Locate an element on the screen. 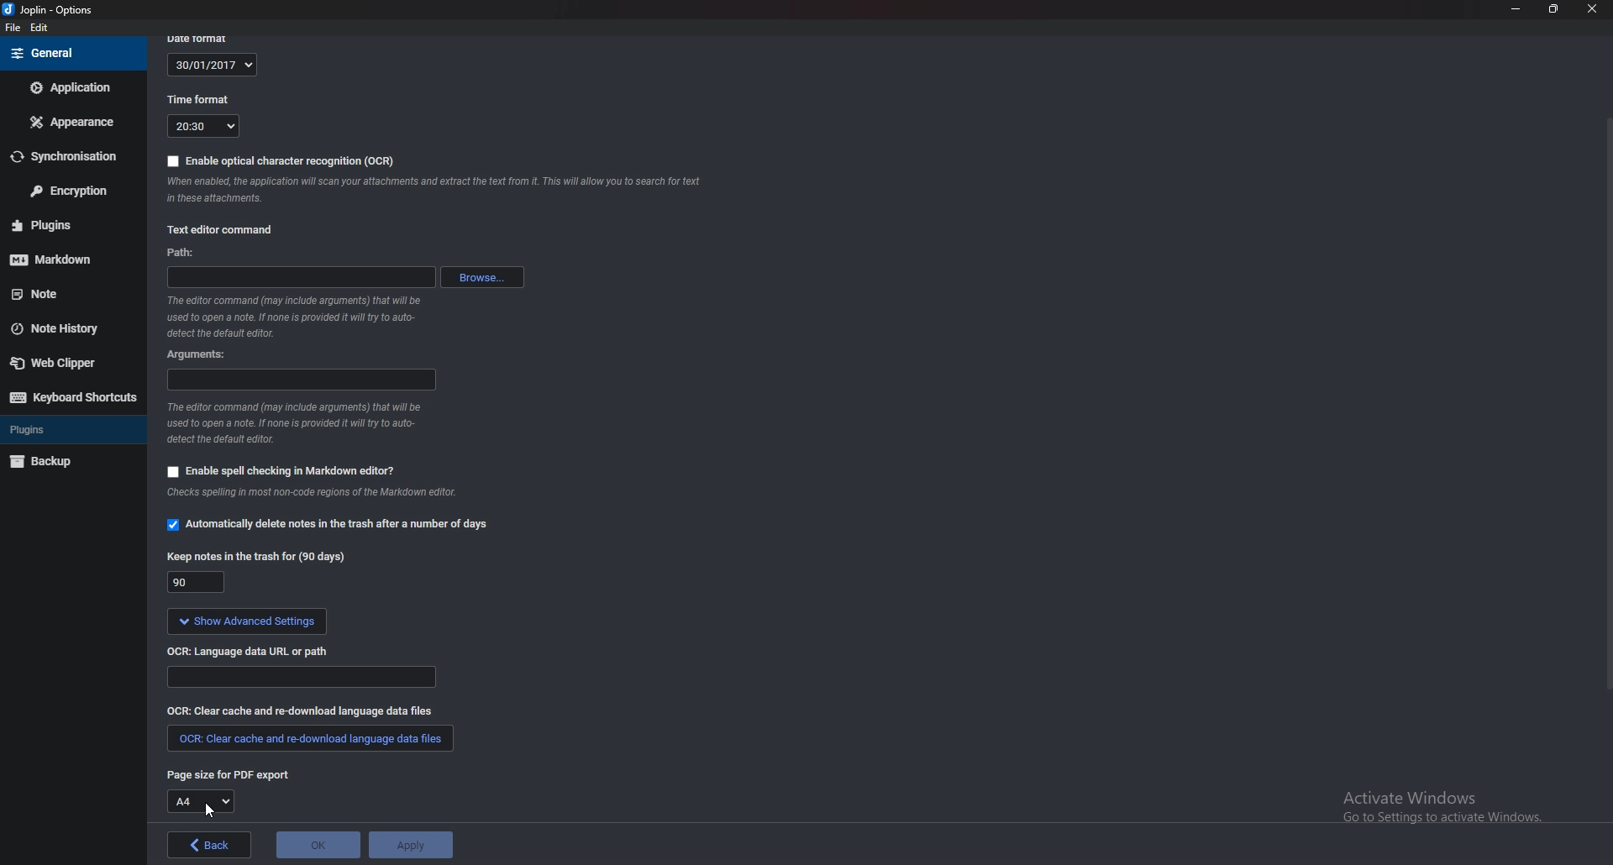 This screenshot has width=1613, height=865. Plugins is located at coordinates (61, 429).